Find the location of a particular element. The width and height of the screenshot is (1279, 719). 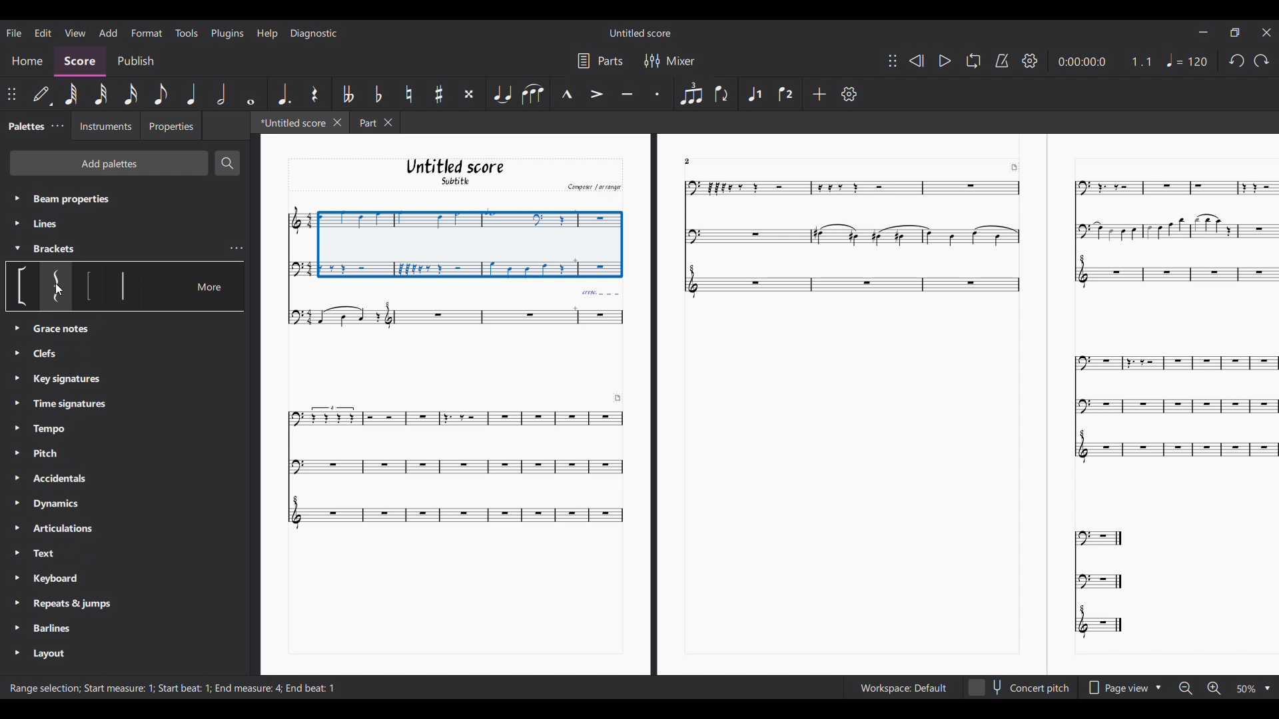

Tempo is located at coordinates (1189, 60).